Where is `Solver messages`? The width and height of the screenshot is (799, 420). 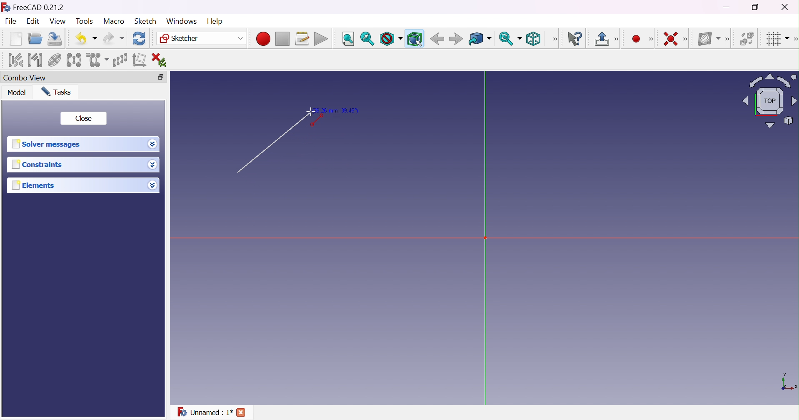 Solver messages is located at coordinates (49, 144).